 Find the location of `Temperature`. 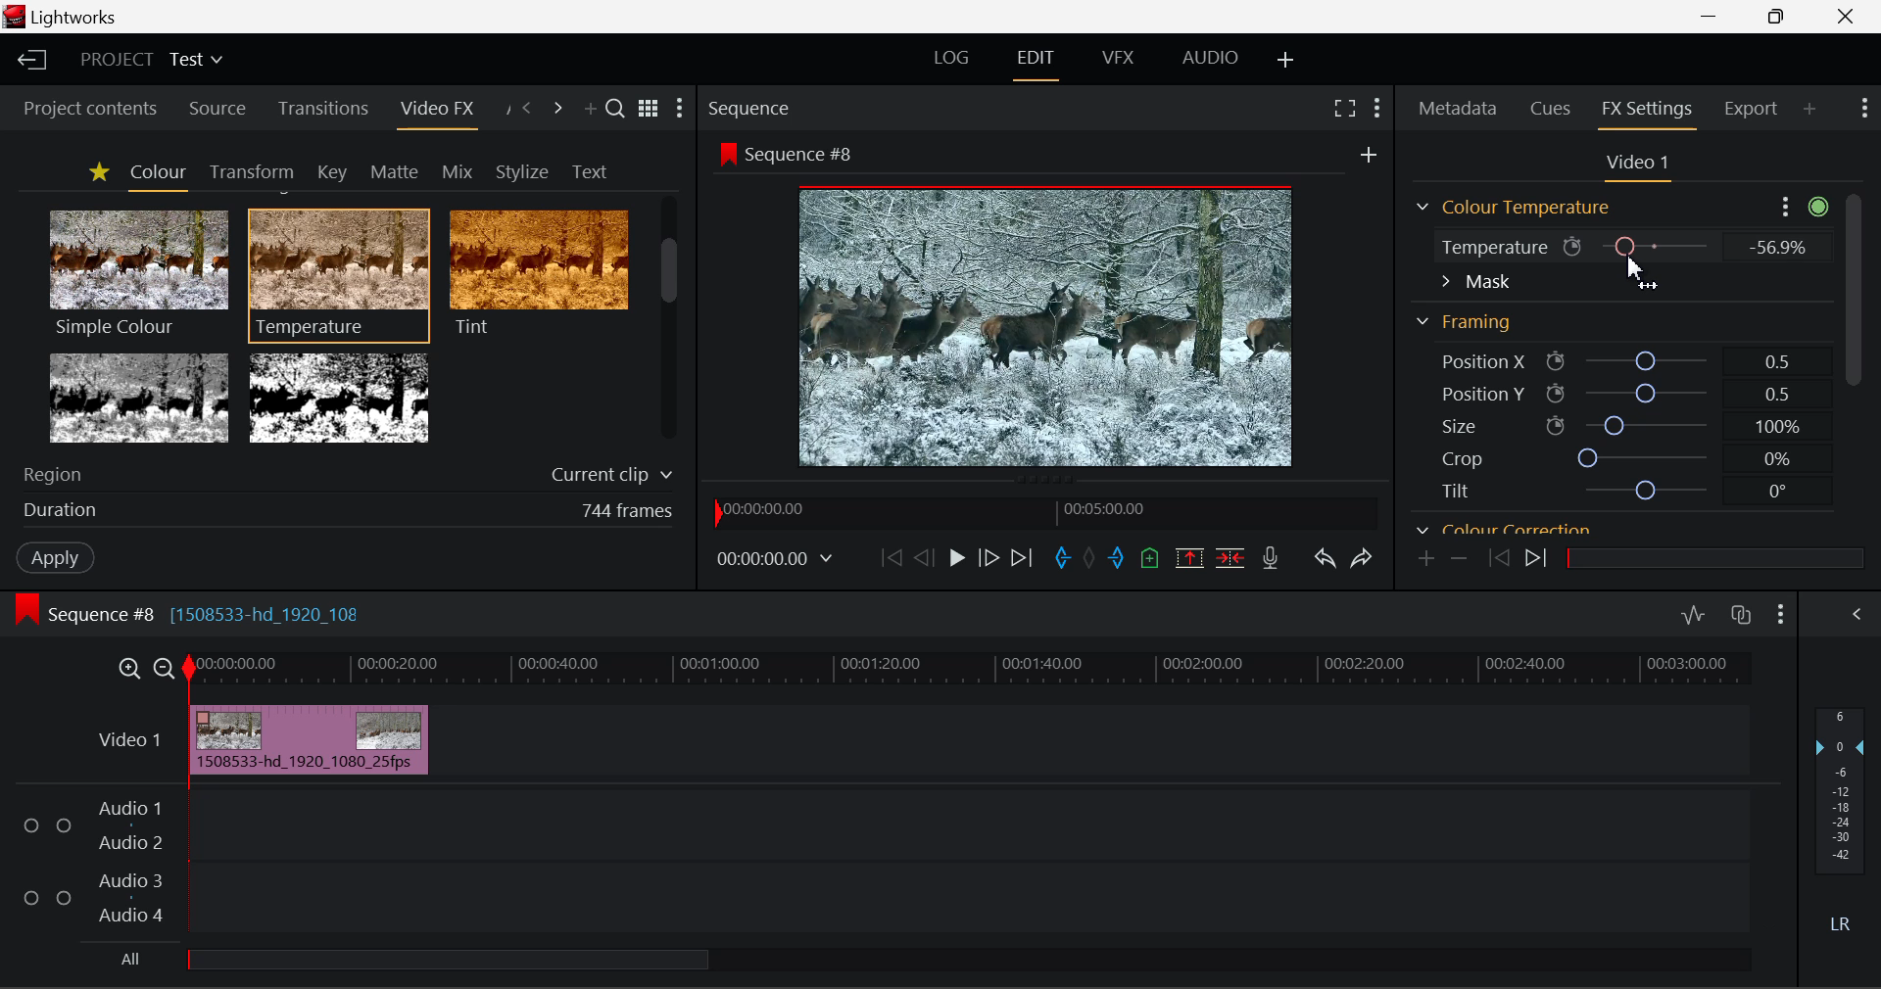

Temperature is located at coordinates (1489, 250).